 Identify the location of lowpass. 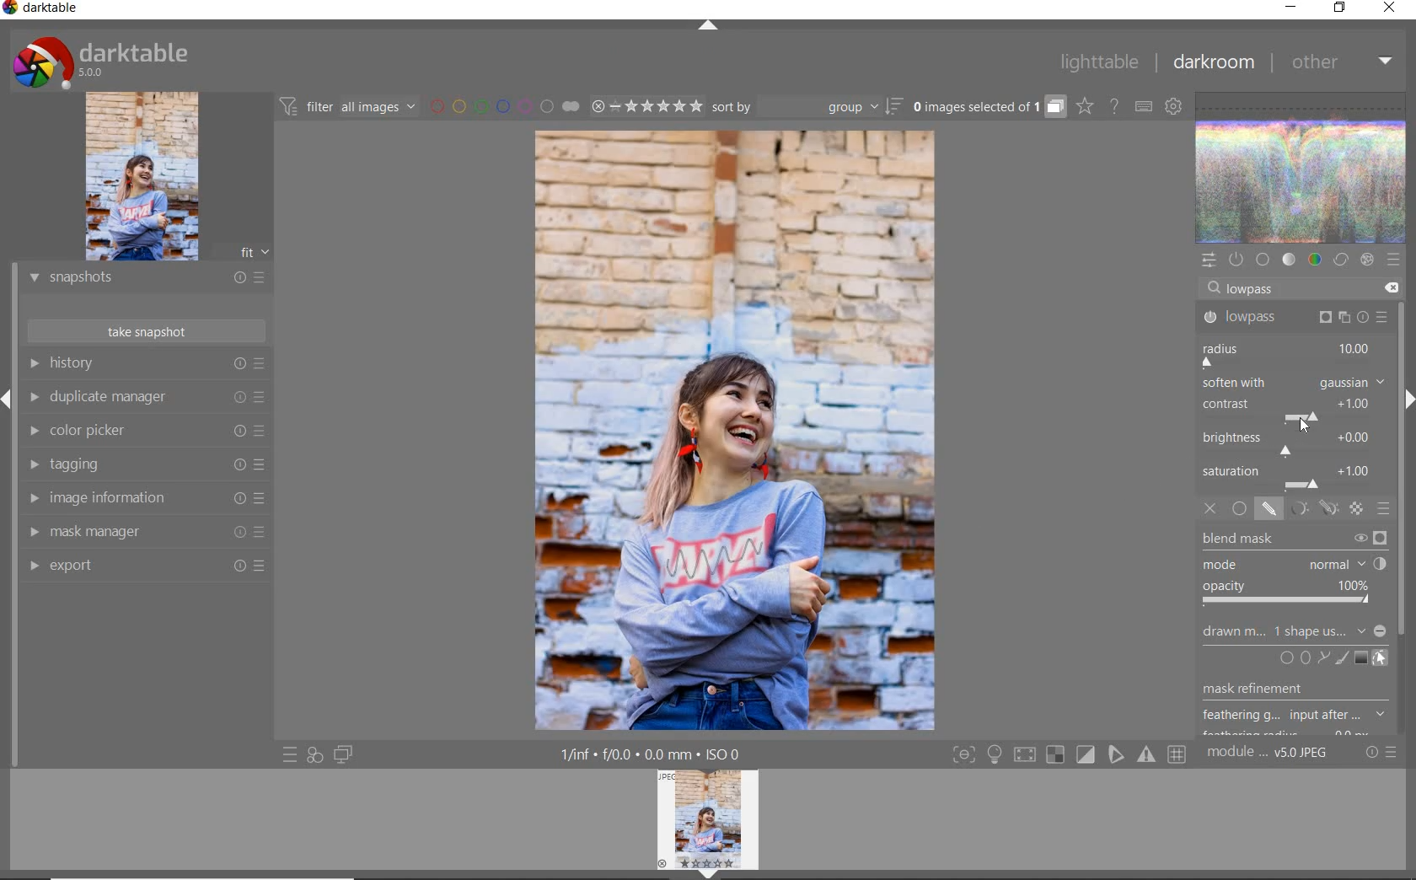
(1293, 318).